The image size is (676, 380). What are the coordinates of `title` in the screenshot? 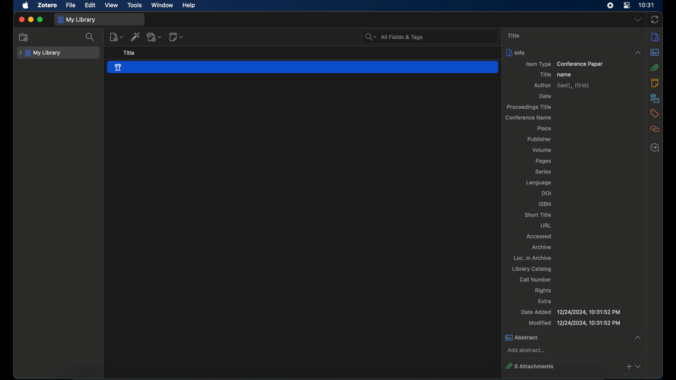 It's located at (514, 36).